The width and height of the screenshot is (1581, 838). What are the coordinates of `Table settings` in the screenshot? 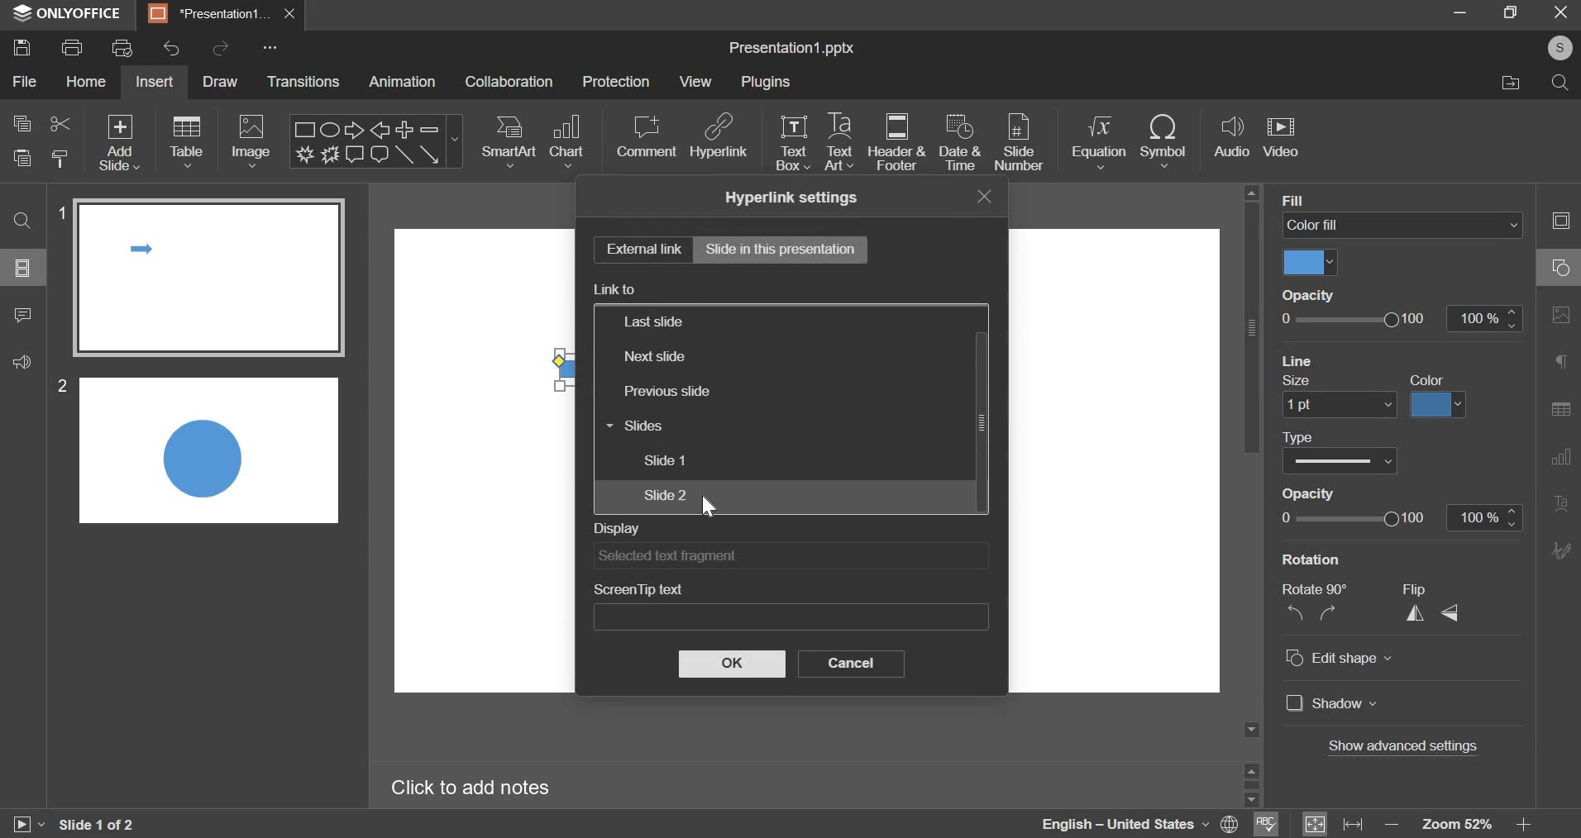 It's located at (1564, 409).